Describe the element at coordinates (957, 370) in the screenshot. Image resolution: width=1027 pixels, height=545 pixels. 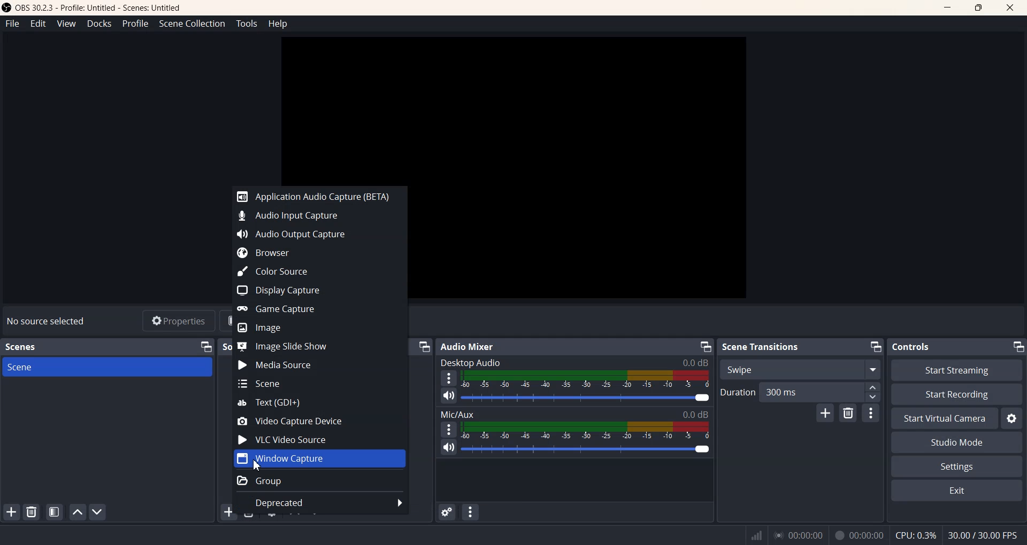
I see `Start Streaming` at that location.